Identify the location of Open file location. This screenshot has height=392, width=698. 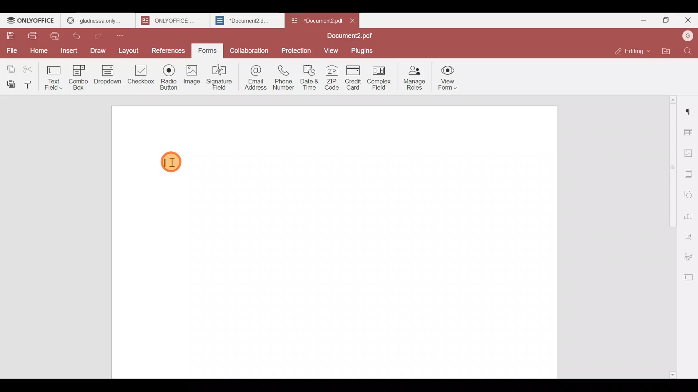
(669, 52).